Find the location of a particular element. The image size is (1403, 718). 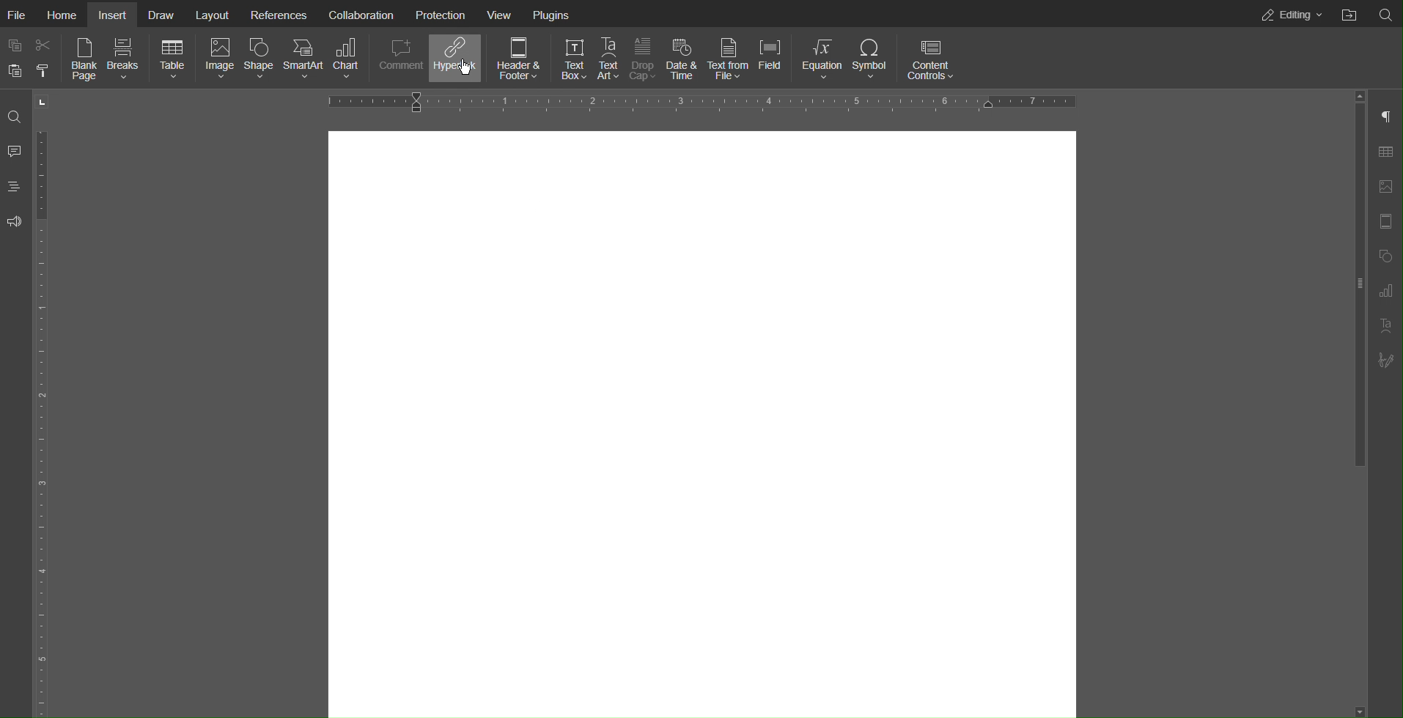

SmartArt is located at coordinates (304, 59).